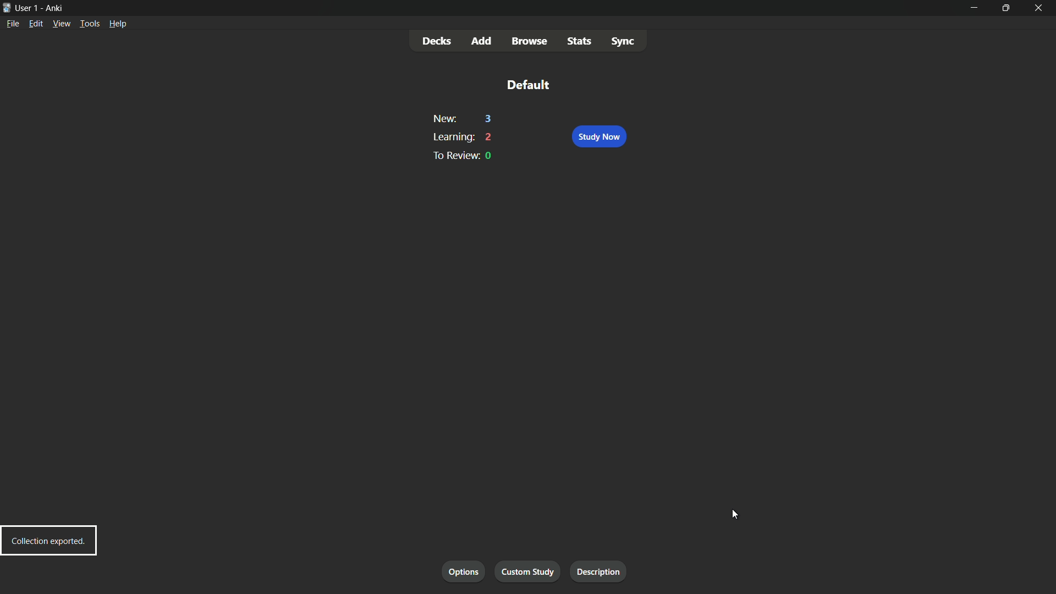  Describe the element at coordinates (489, 119) in the screenshot. I see `3` at that location.